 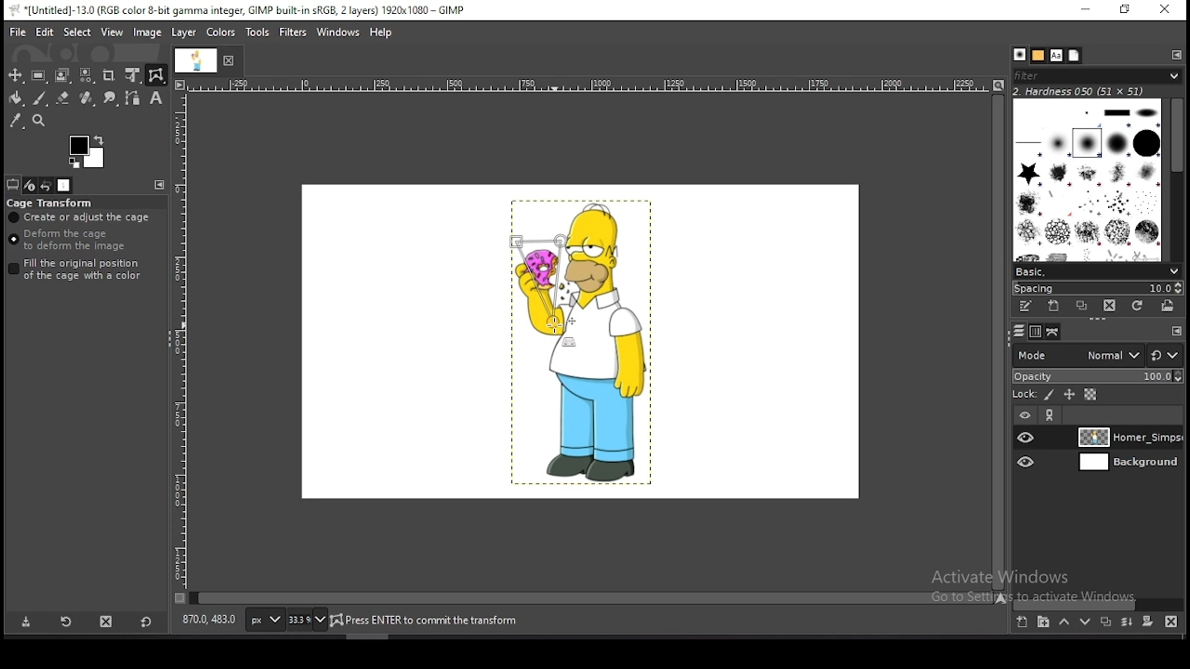 I want to click on lock, so click(x=1023, y=395).